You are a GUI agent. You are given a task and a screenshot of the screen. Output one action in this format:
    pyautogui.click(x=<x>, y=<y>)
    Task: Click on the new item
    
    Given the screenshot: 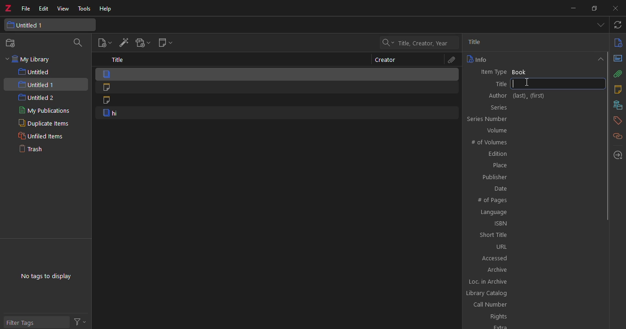 What is the action you would take?
    pyautogui.click(x=103, y=43)
    